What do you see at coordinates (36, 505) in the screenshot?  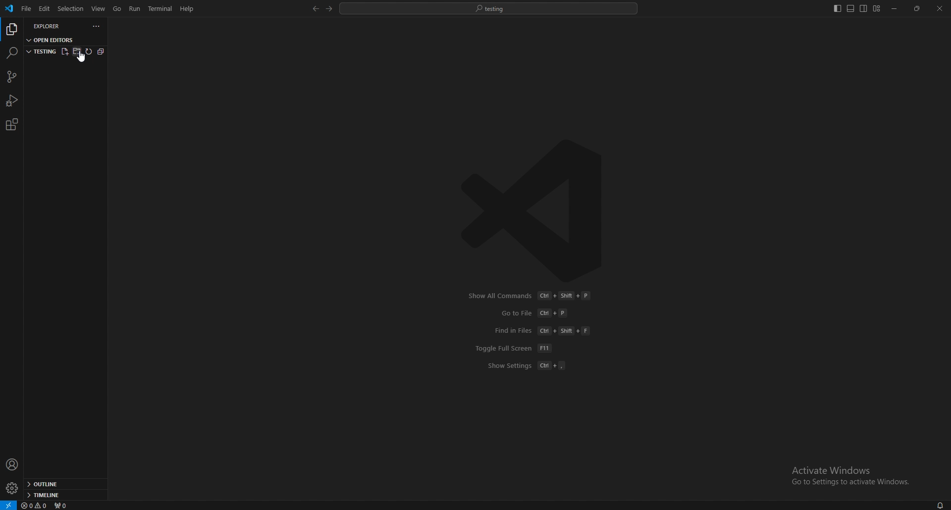 I see `errors` at bounding box center [36, 505].